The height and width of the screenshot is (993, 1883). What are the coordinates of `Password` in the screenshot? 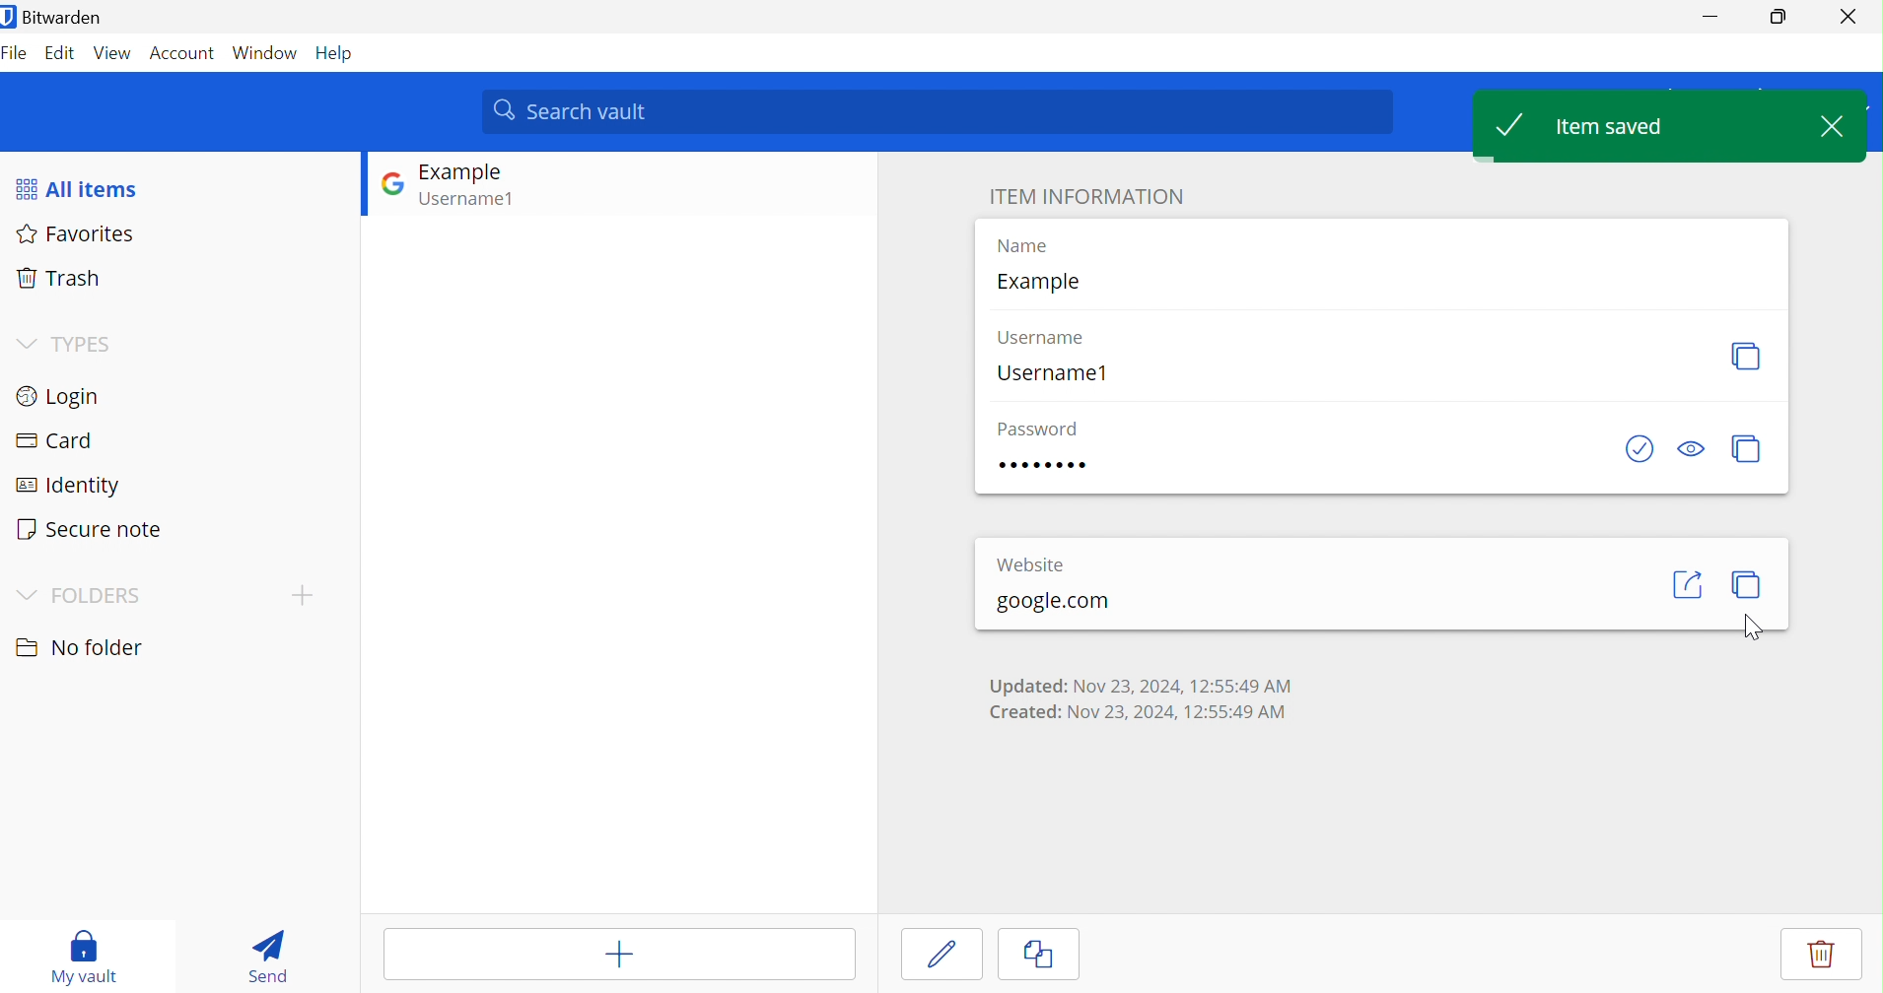 It's located at (1037, 429).